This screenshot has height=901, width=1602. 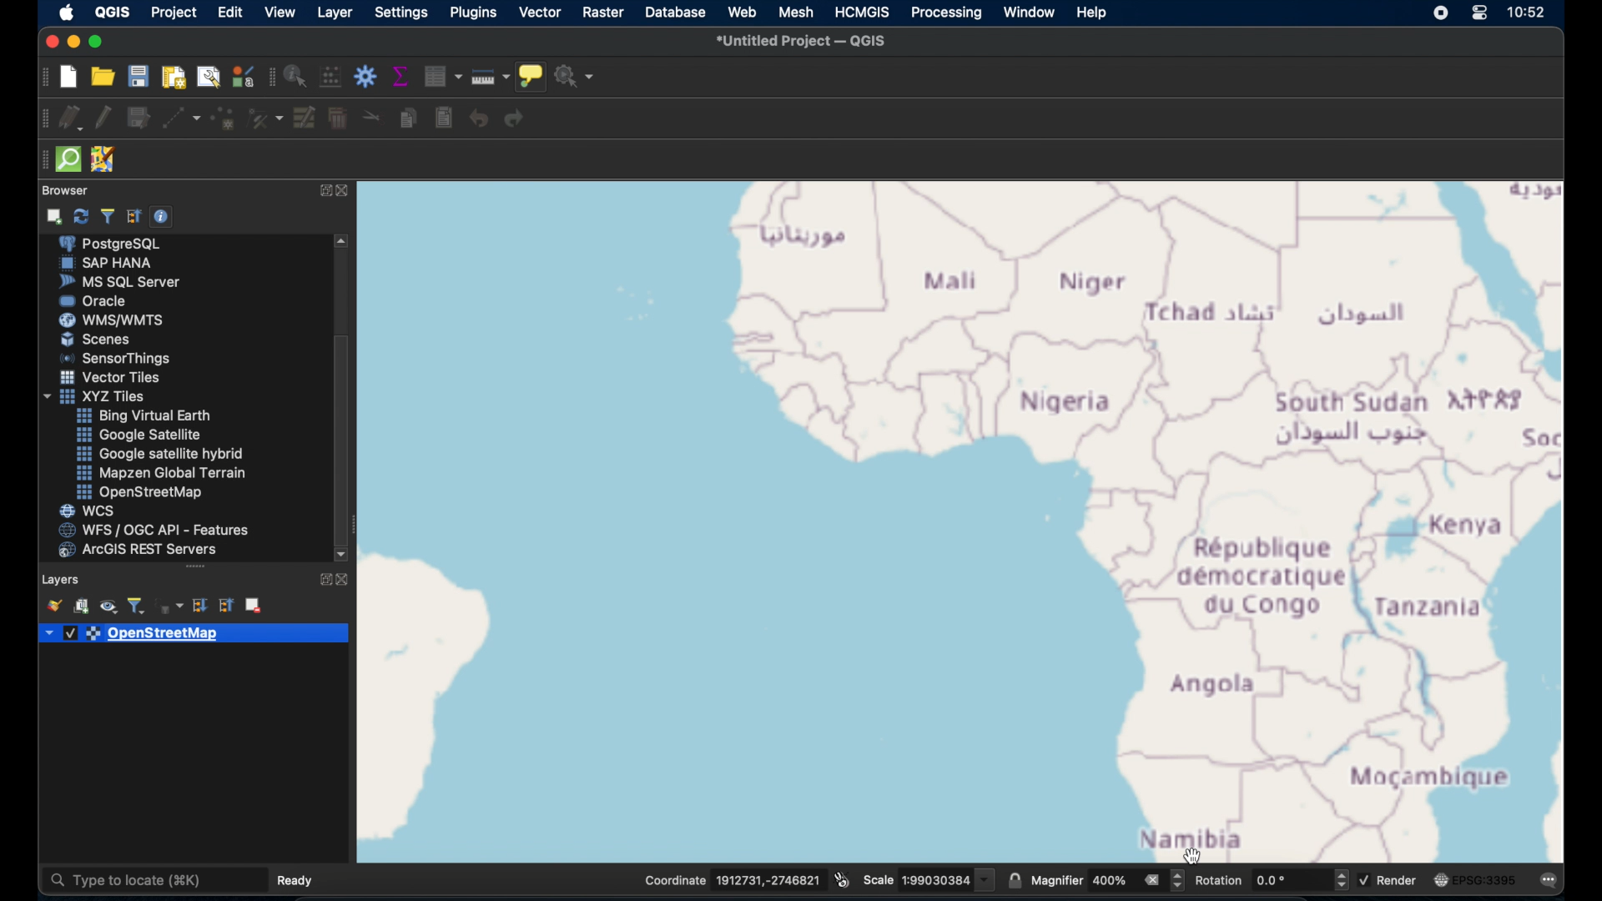 I want to click on open project, so click(x=101, y=78).